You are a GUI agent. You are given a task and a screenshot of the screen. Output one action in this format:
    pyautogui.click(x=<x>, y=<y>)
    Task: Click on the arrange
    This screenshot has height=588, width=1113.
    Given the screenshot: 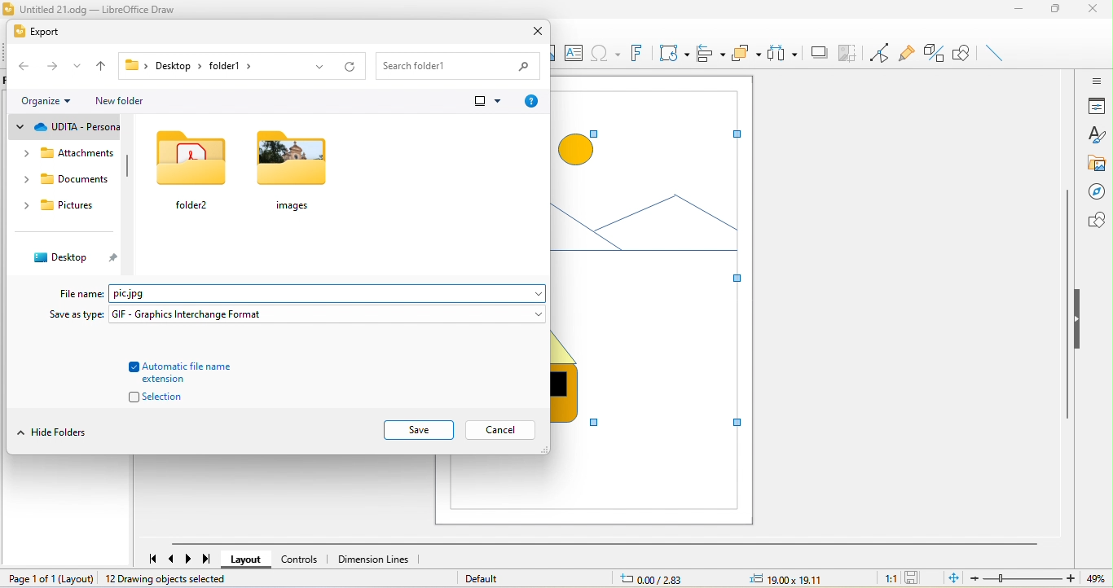 What is the action you would take?
    pyautogui.click(x=748, y=53)
    